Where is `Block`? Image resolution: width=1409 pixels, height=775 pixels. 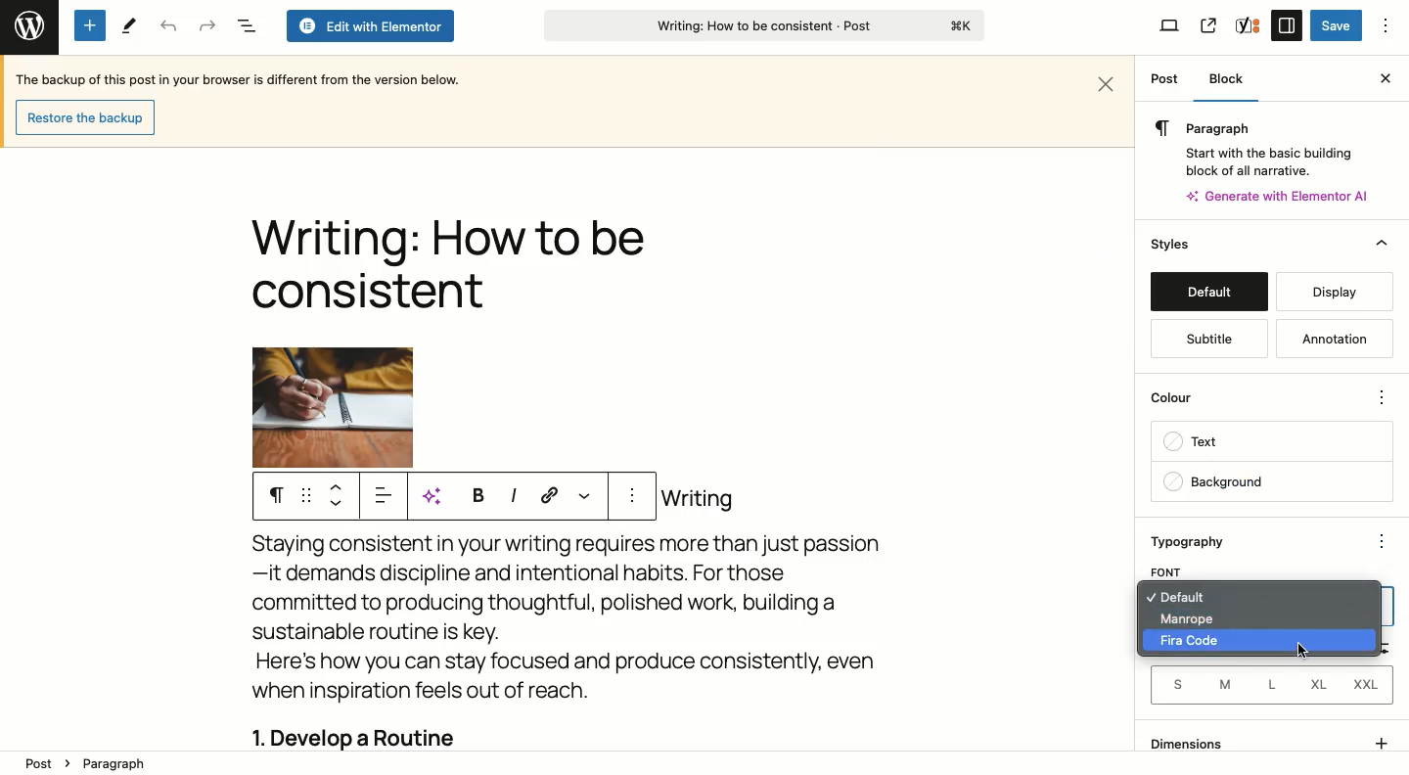 Block is located at coordinates (1234, 79).